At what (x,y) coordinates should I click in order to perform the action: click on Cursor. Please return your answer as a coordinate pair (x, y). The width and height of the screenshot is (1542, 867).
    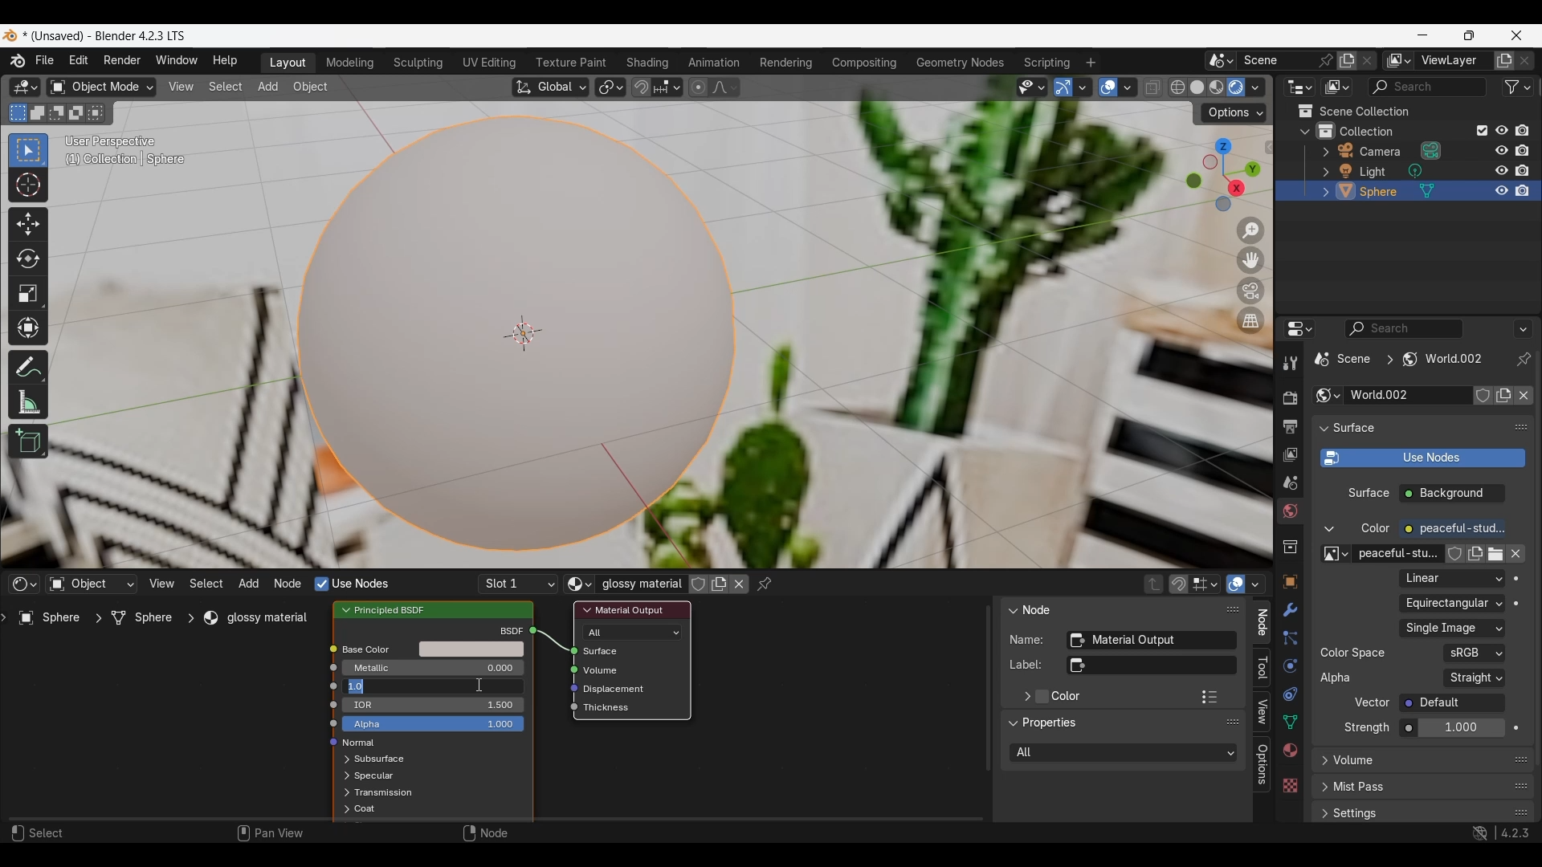
    Looking at the image, I should click on (479, 685).